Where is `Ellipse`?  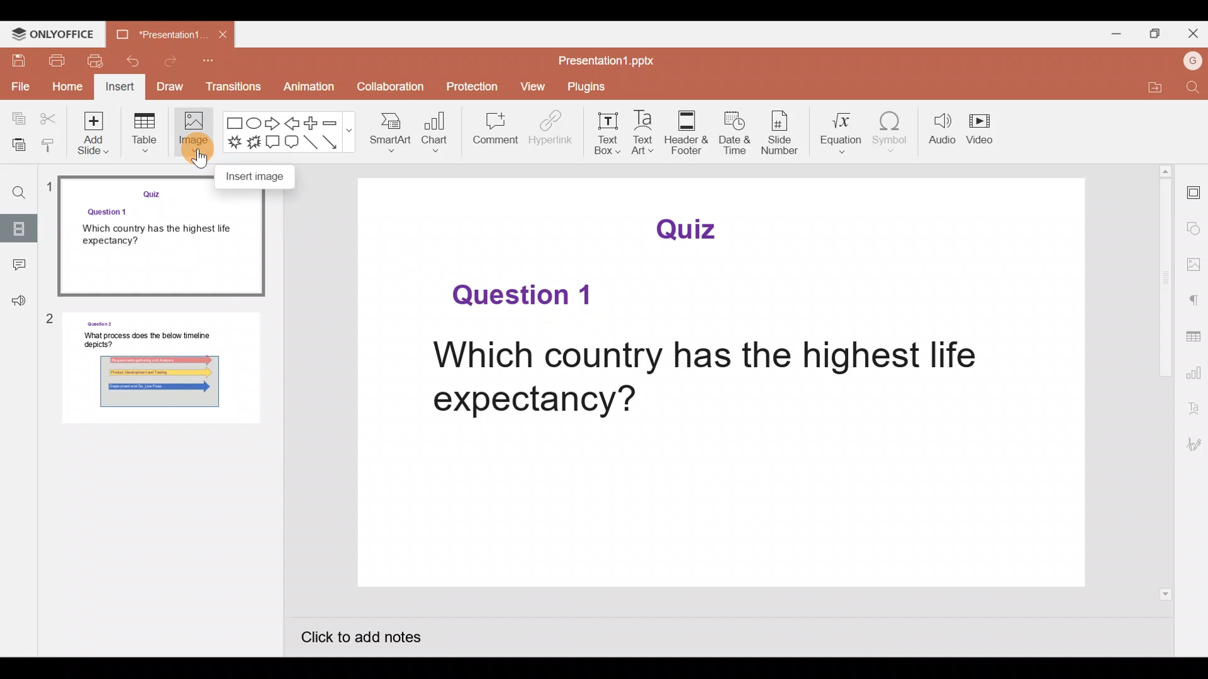
Ellipse is located at coordinates (254, 123).